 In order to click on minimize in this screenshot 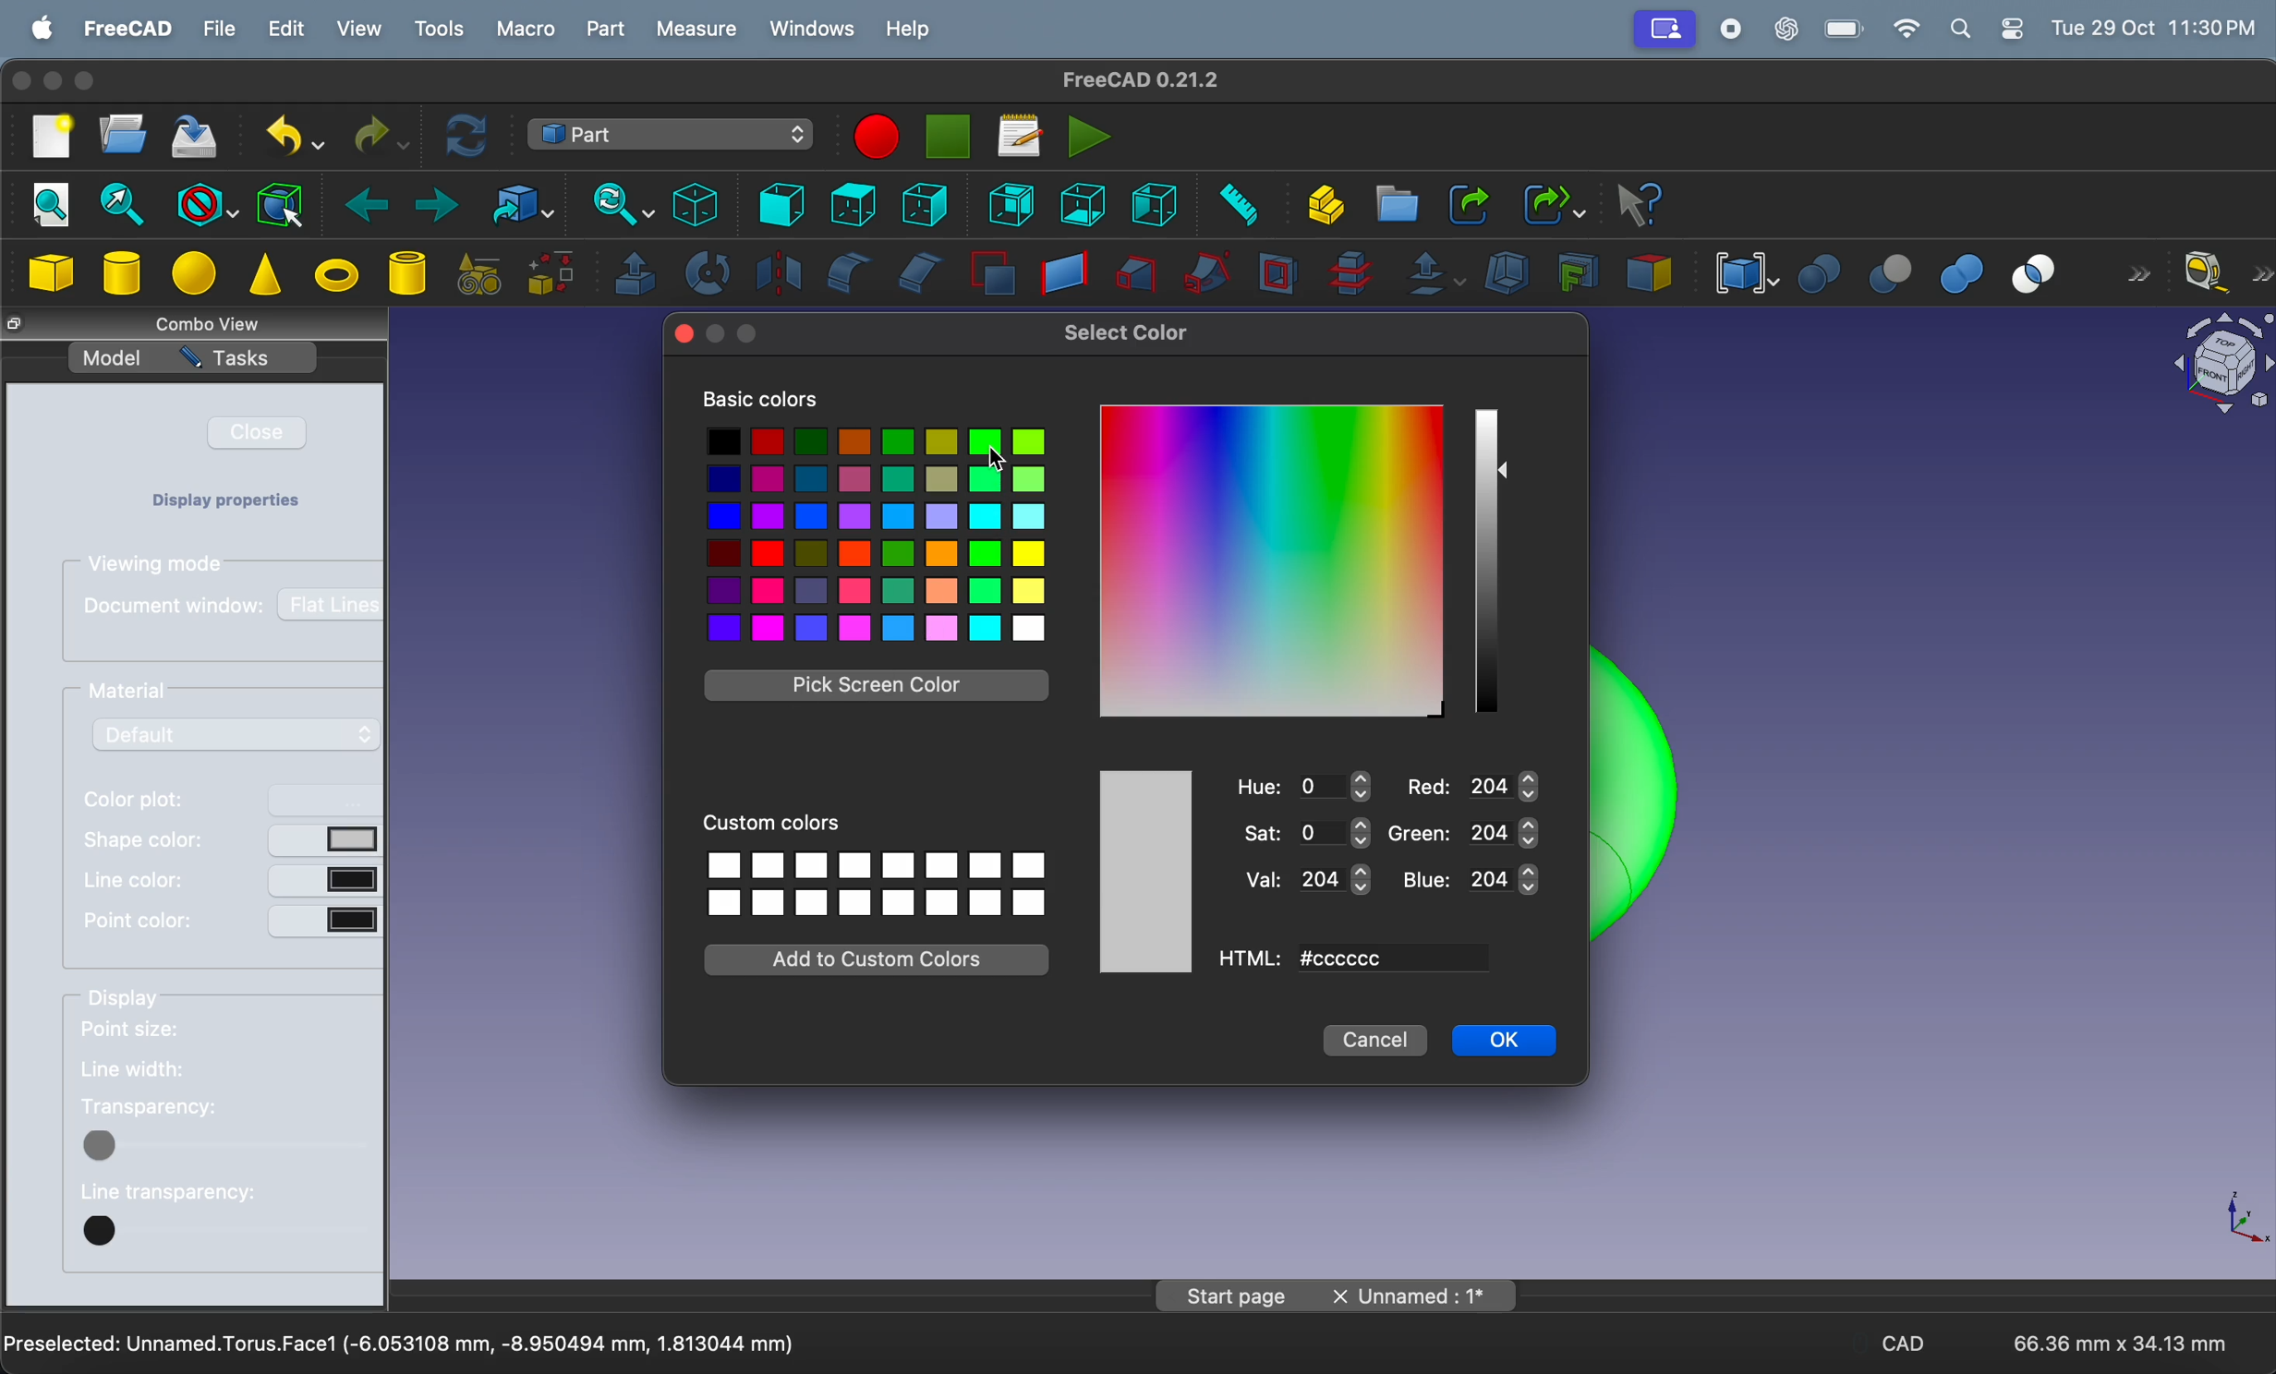, I will do `click(716, 333)`.